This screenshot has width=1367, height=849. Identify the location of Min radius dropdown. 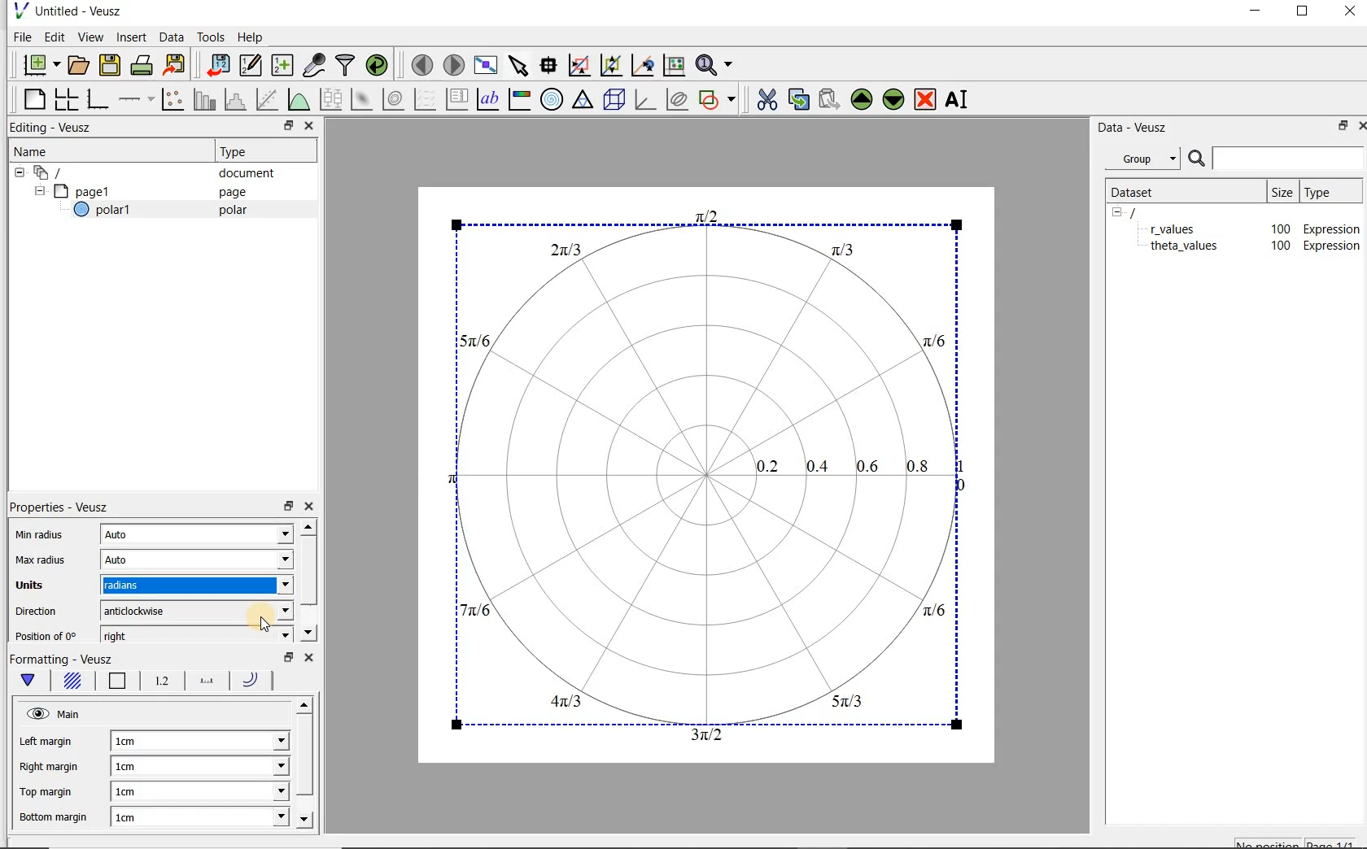
(256, 535).